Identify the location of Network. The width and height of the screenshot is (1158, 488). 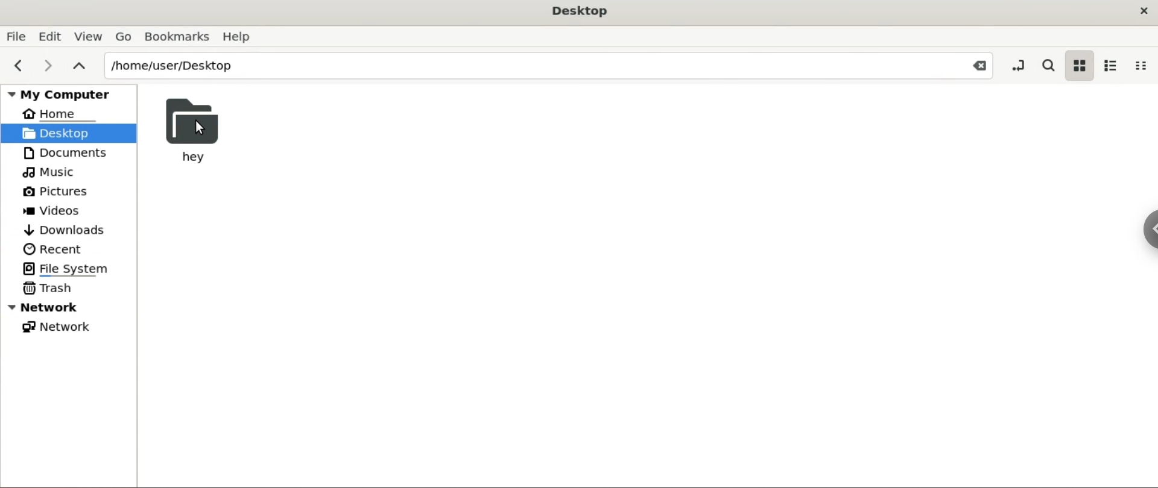
(57, 328).